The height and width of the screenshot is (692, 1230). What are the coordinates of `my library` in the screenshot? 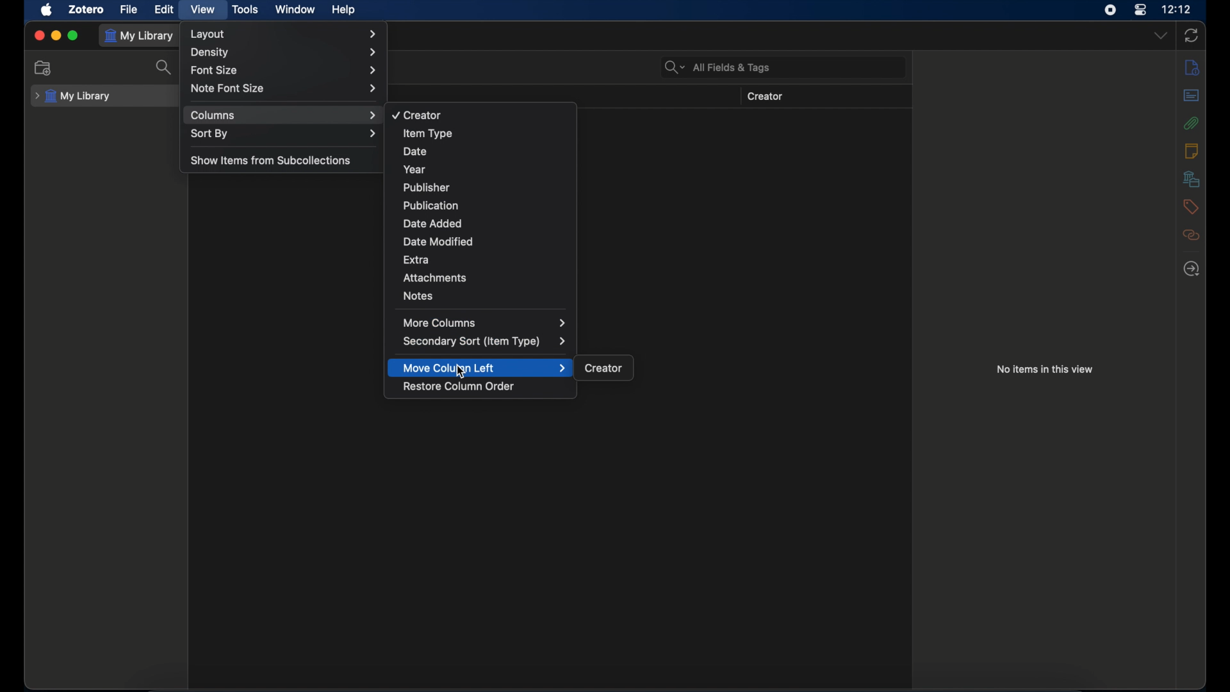 It's located at (141, 36).